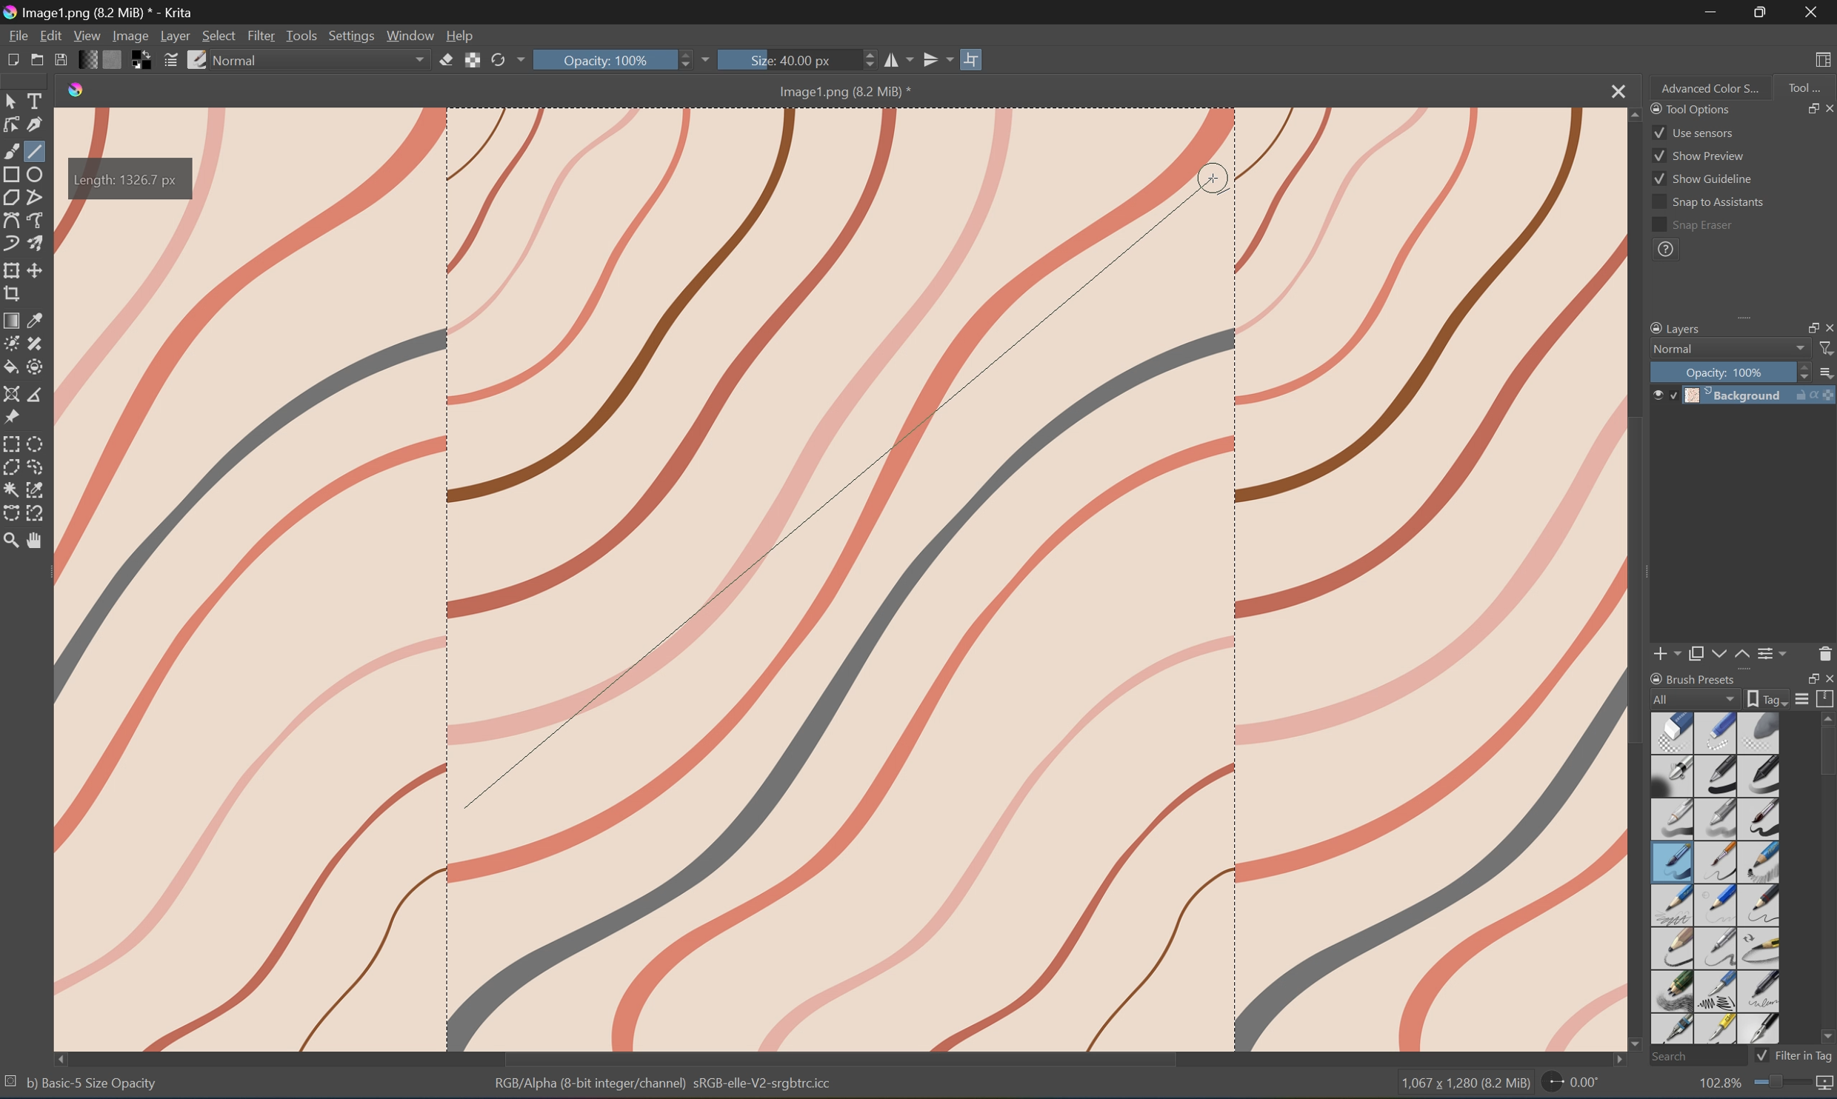 The image size is (1837, 1099). I want to click on Slider, so click(864, 61).